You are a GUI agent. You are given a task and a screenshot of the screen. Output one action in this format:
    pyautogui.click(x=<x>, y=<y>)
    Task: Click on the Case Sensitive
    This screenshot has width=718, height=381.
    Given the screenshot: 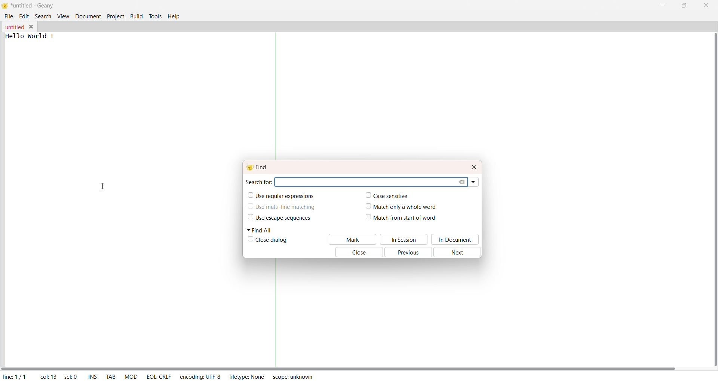 What is the action you would take?
    pyautogui.click(x=394, y=196)
    